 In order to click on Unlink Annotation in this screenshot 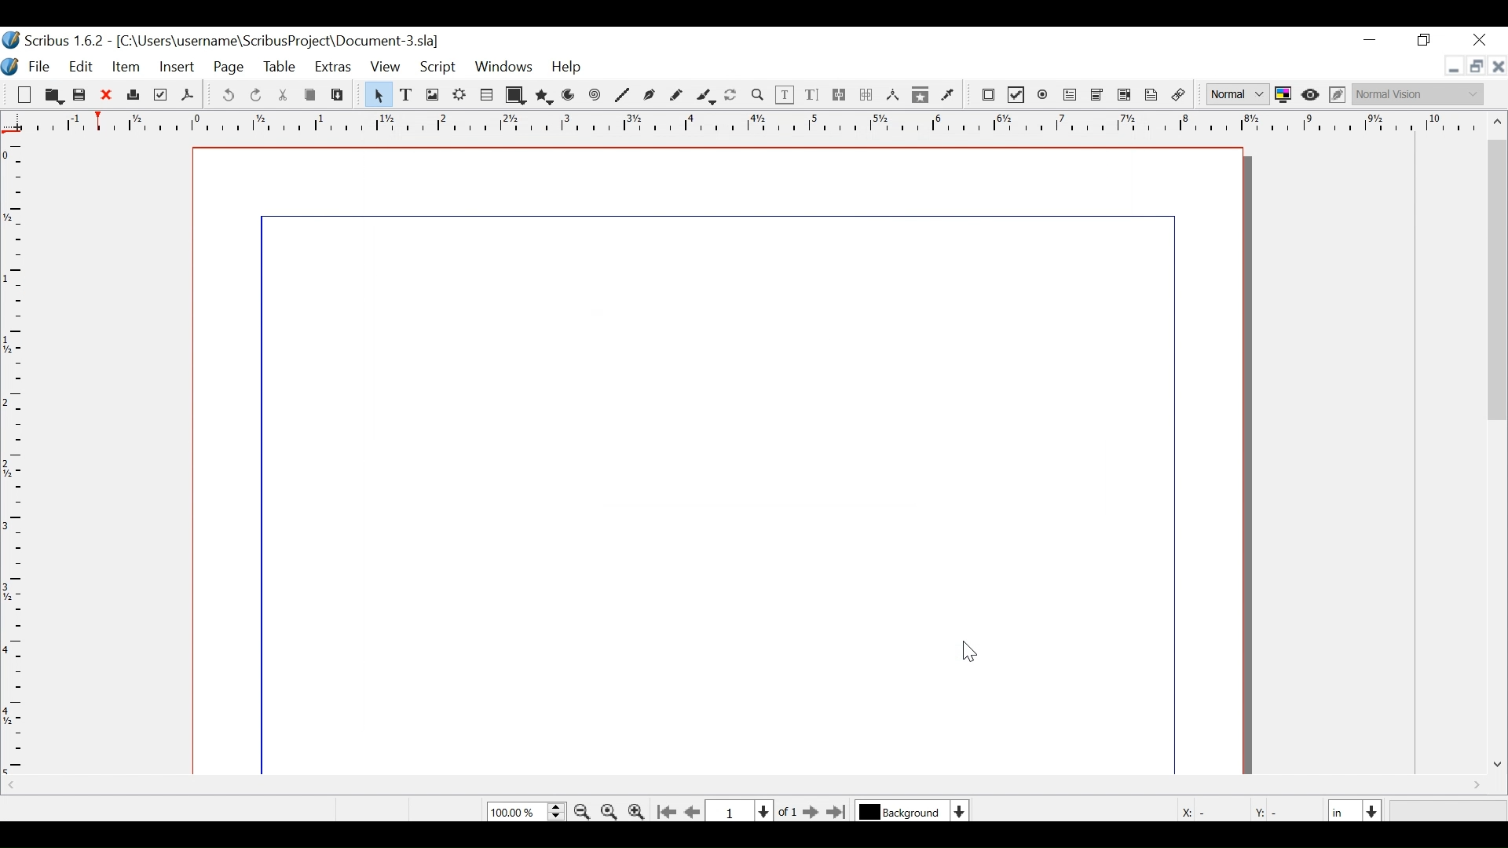, I will do `click(1179, 97)`.